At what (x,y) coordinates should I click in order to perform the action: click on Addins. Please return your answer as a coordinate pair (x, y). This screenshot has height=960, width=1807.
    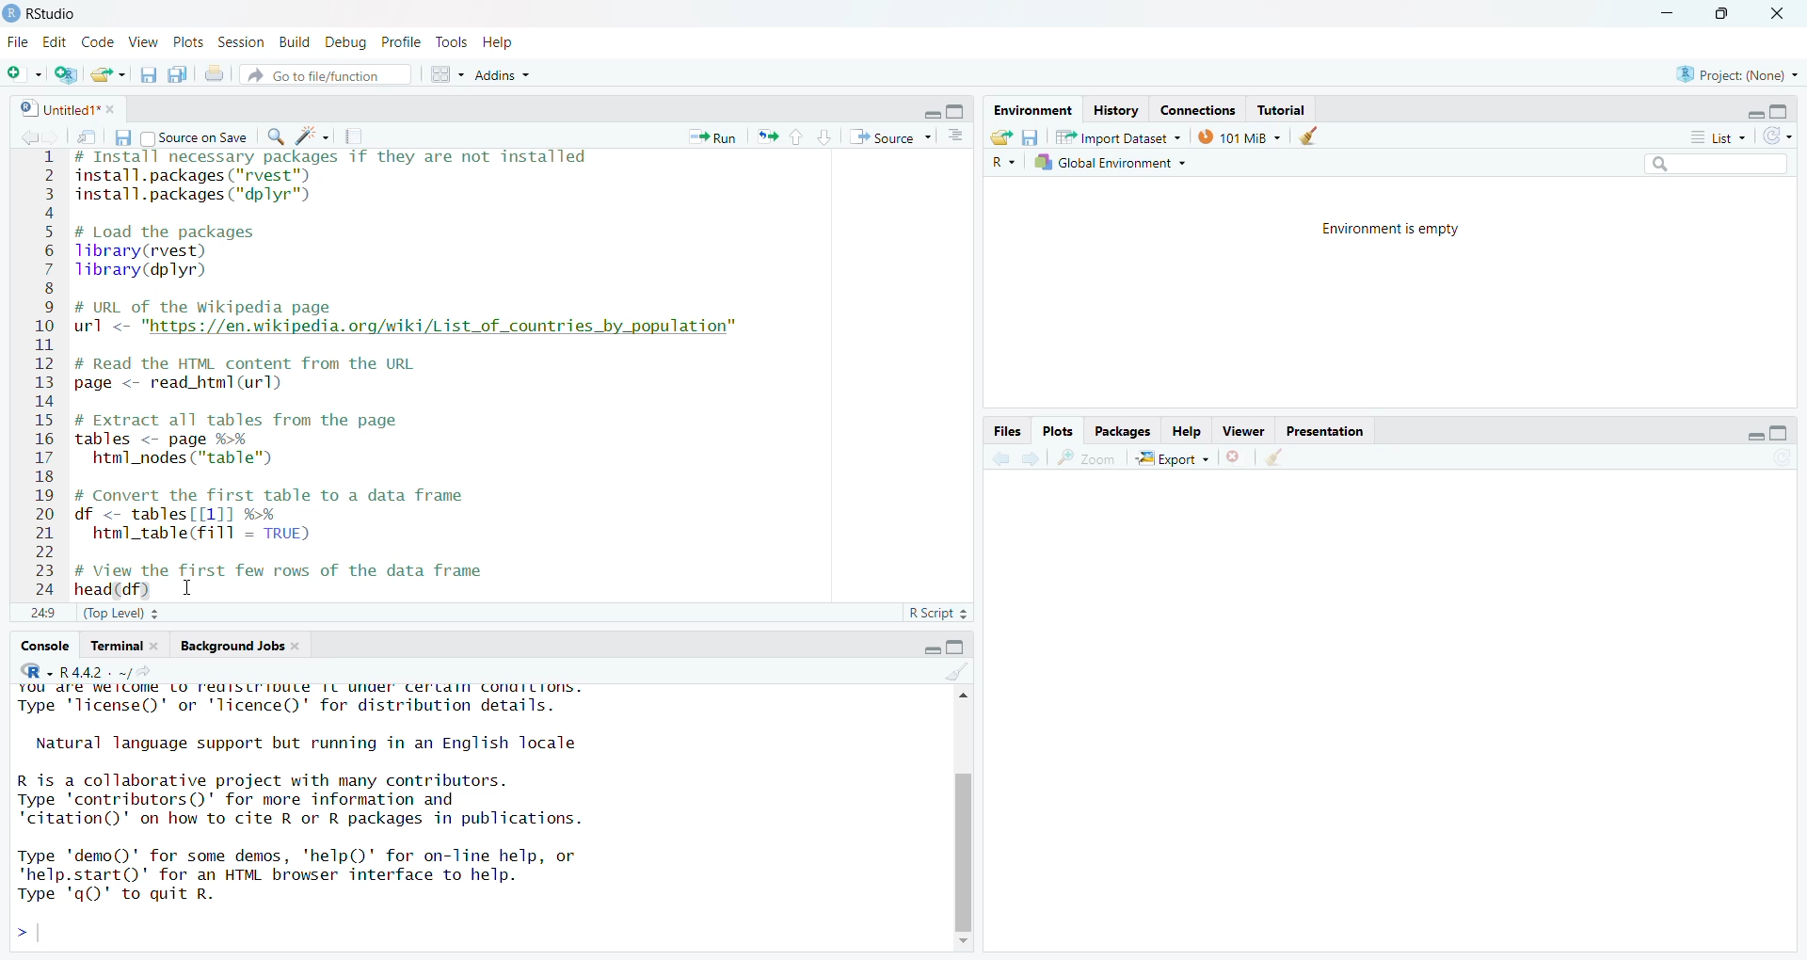
    Looking at the image, I should click on (504, 73).